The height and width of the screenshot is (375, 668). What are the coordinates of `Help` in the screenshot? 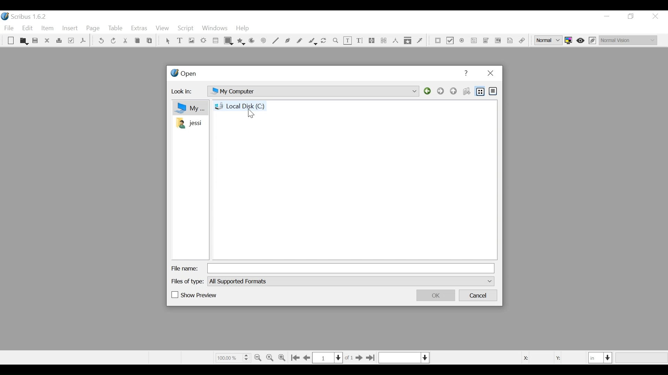 It's located at (467, 73).